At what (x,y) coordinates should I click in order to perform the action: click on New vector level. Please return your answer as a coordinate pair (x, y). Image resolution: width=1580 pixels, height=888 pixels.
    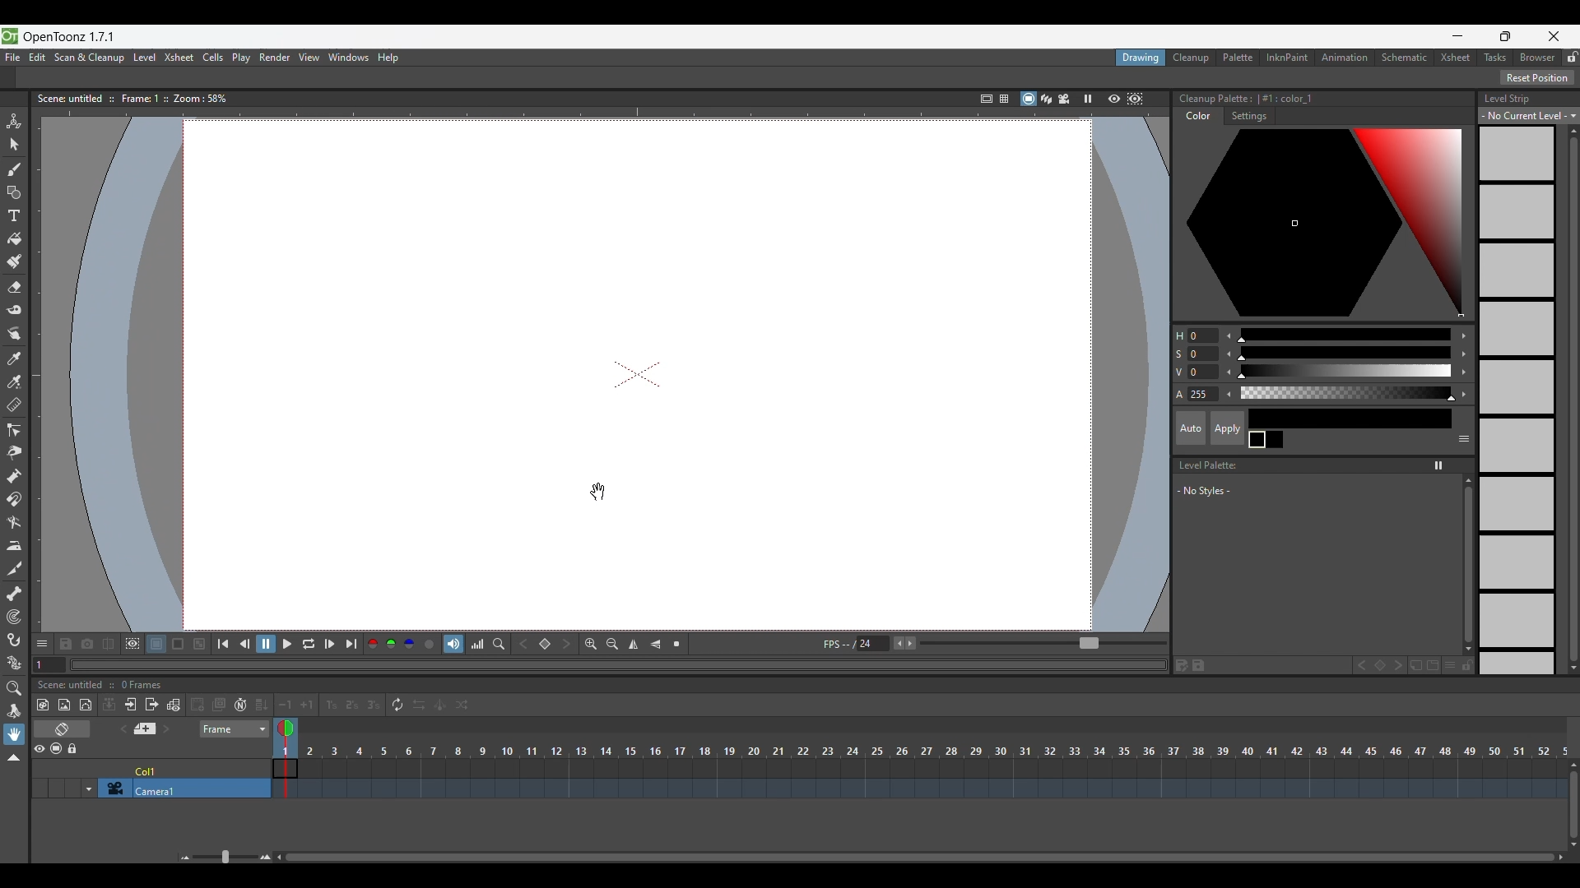
    Looking at the image, I should click on (86, 705).